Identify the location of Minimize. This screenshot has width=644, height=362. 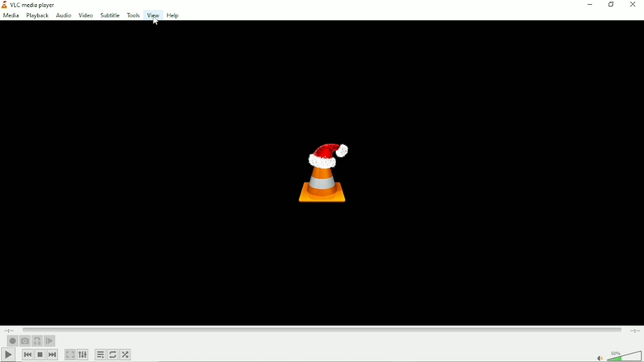
(590, 5).